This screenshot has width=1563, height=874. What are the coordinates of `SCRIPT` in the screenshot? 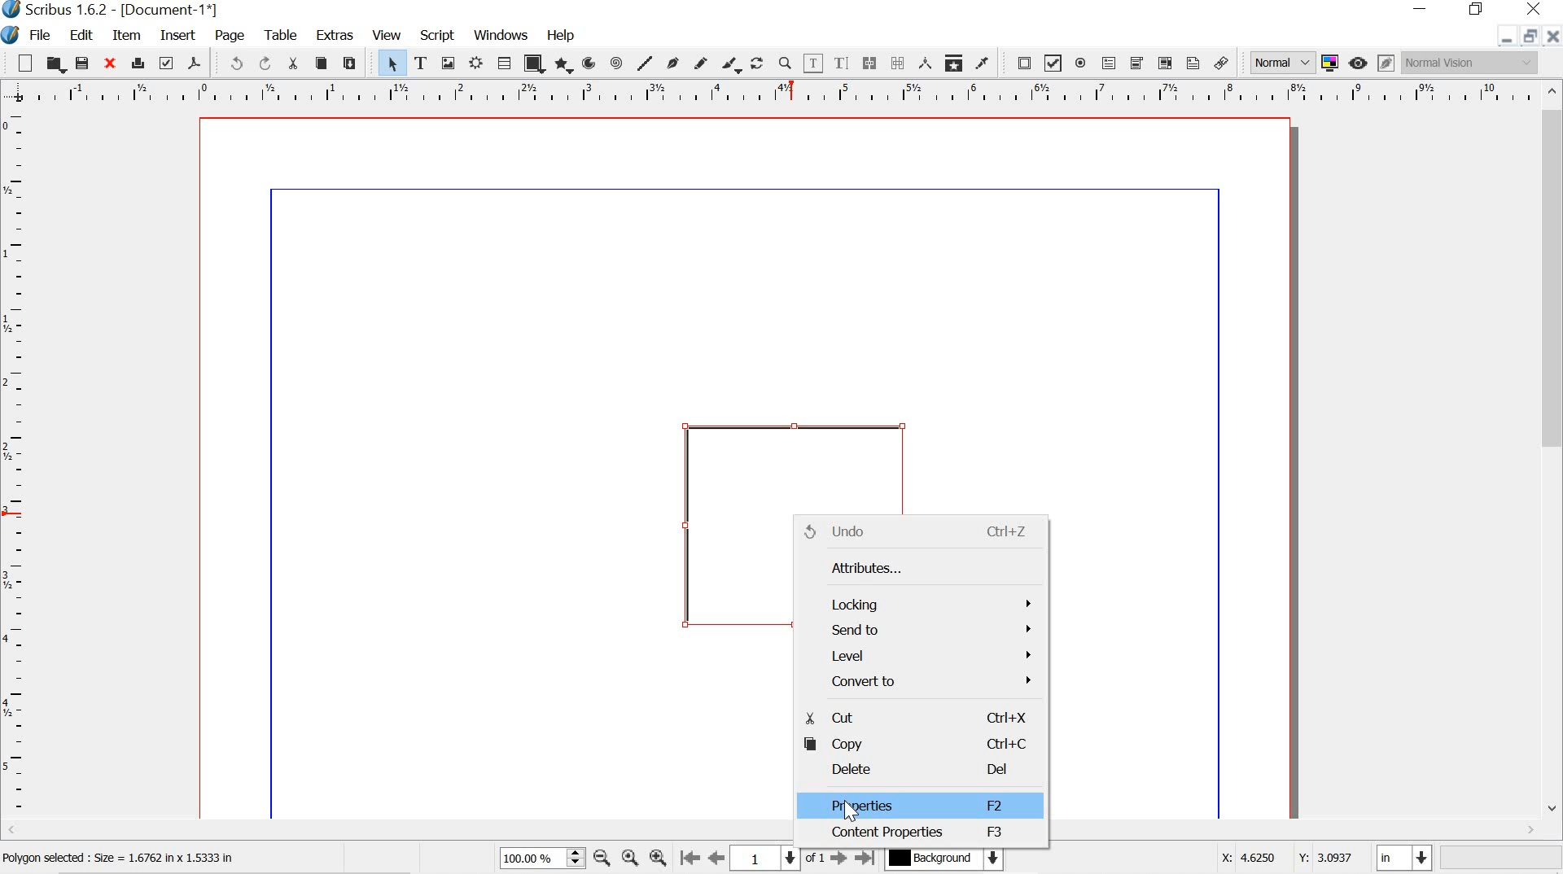 It's located at (438, 33).